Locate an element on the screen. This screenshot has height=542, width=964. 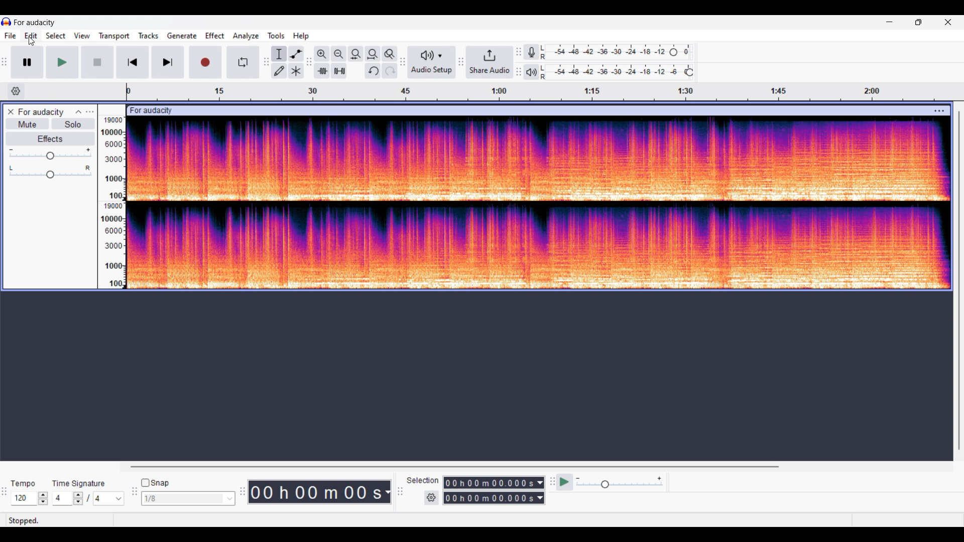
Recording meter is located at coordinates (531, 52).